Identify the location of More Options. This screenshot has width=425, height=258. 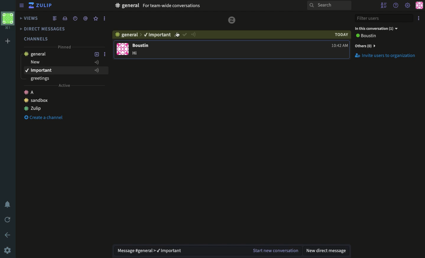
(107, 70).